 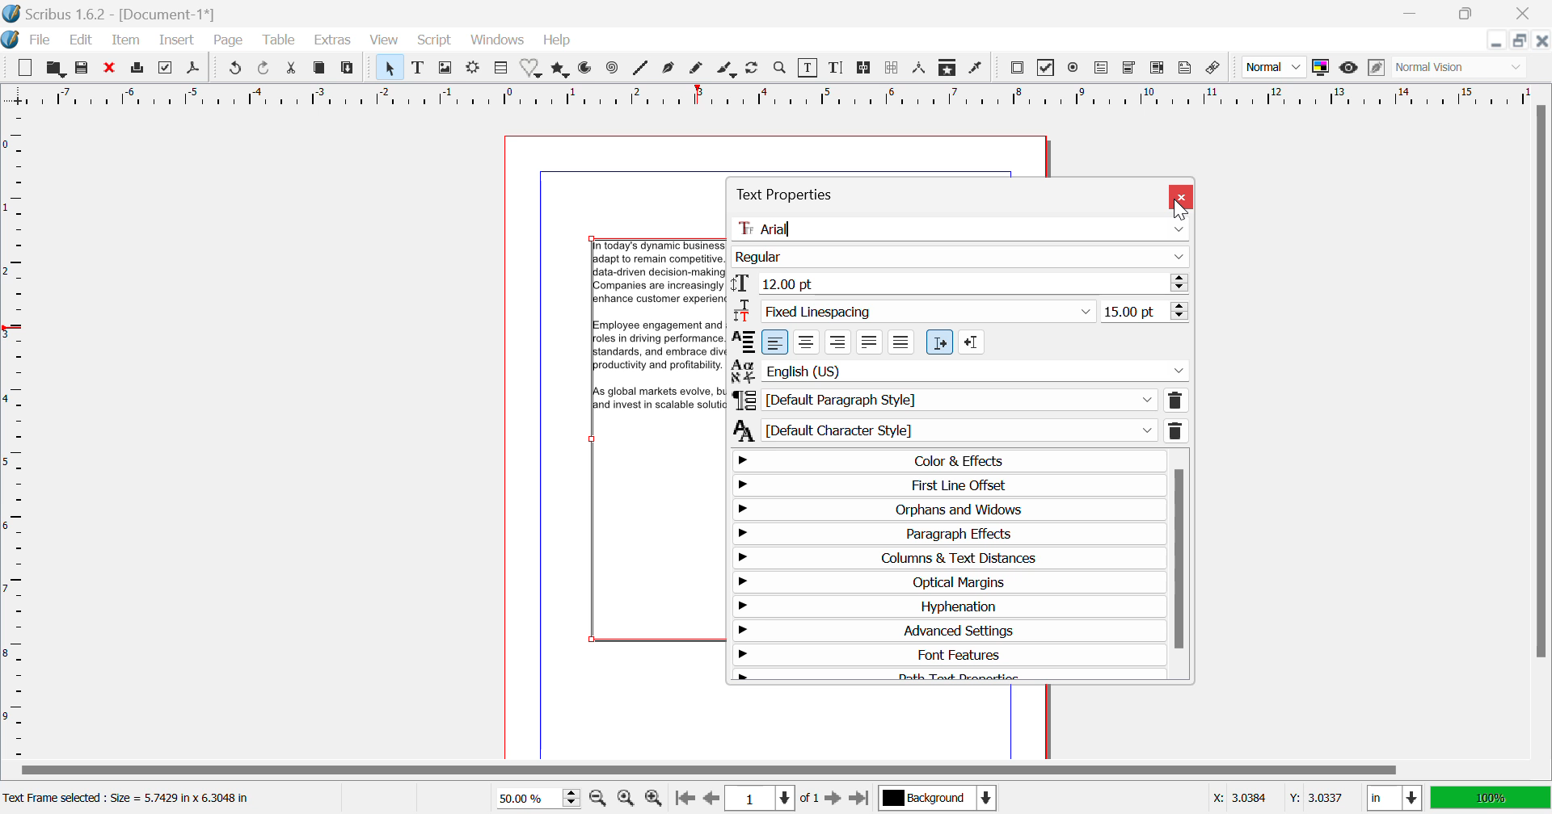 What do you see at coordinates (1105, 67) in the screenshot?
I see `Pdf Text Field` at bounding box center [1105, 67].